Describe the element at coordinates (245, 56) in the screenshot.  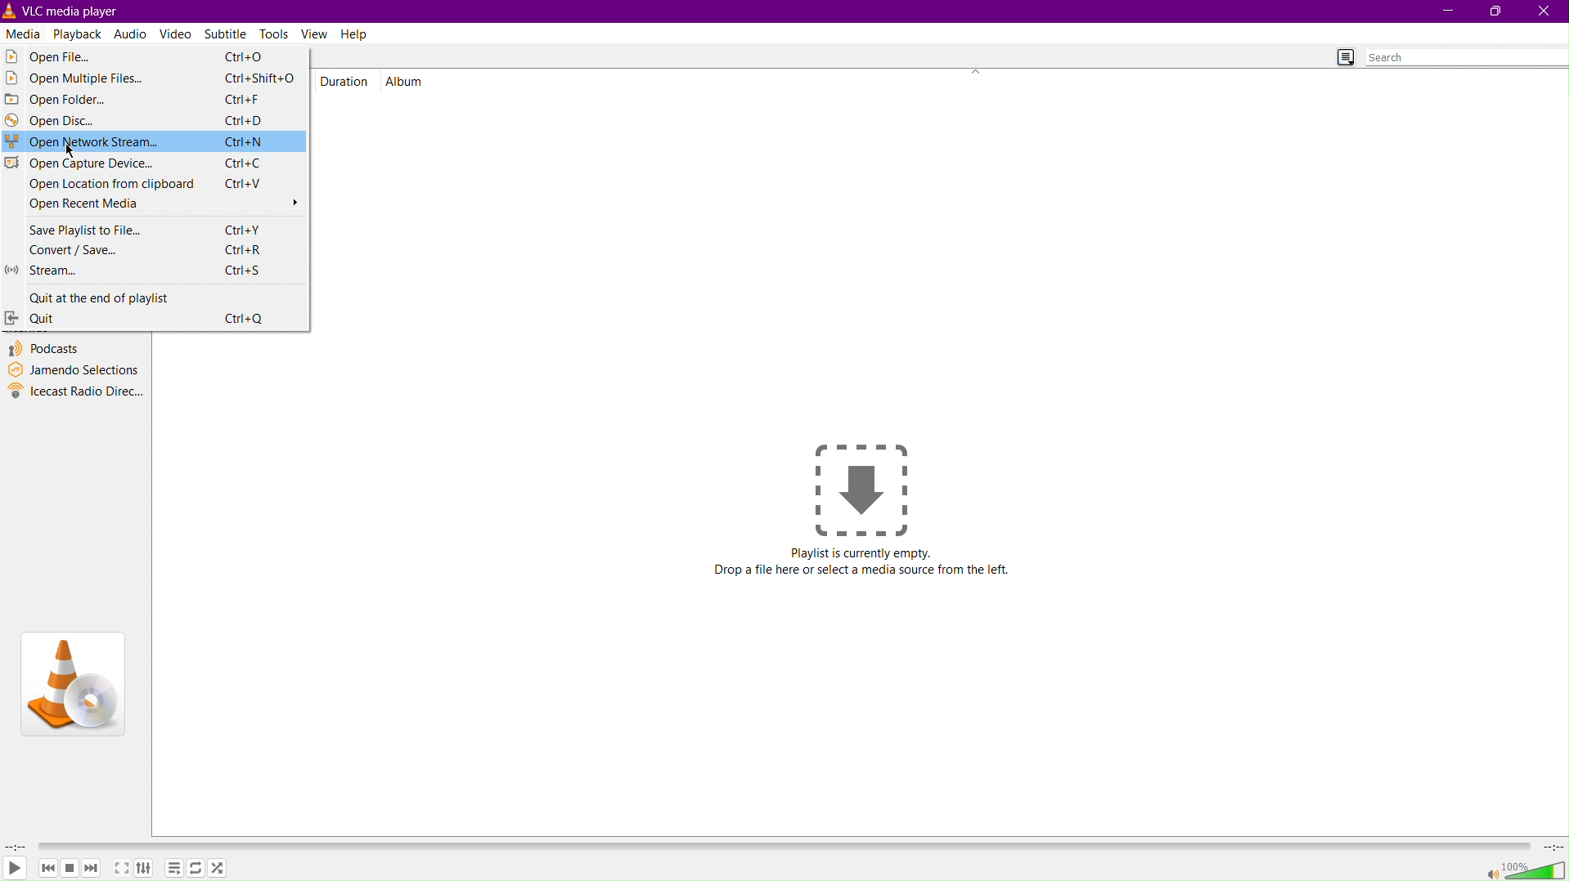
I see `Ctrl+0` at that location.